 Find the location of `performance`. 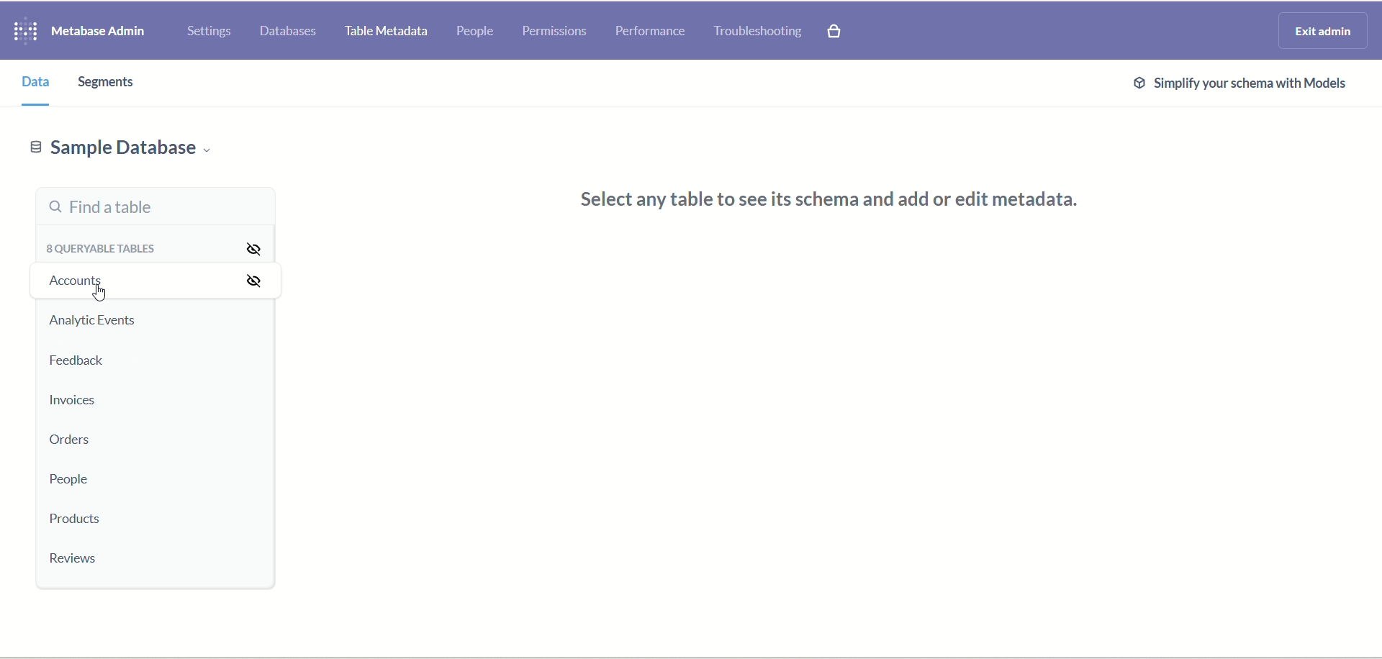

performance is located at coordinates (650, 33).